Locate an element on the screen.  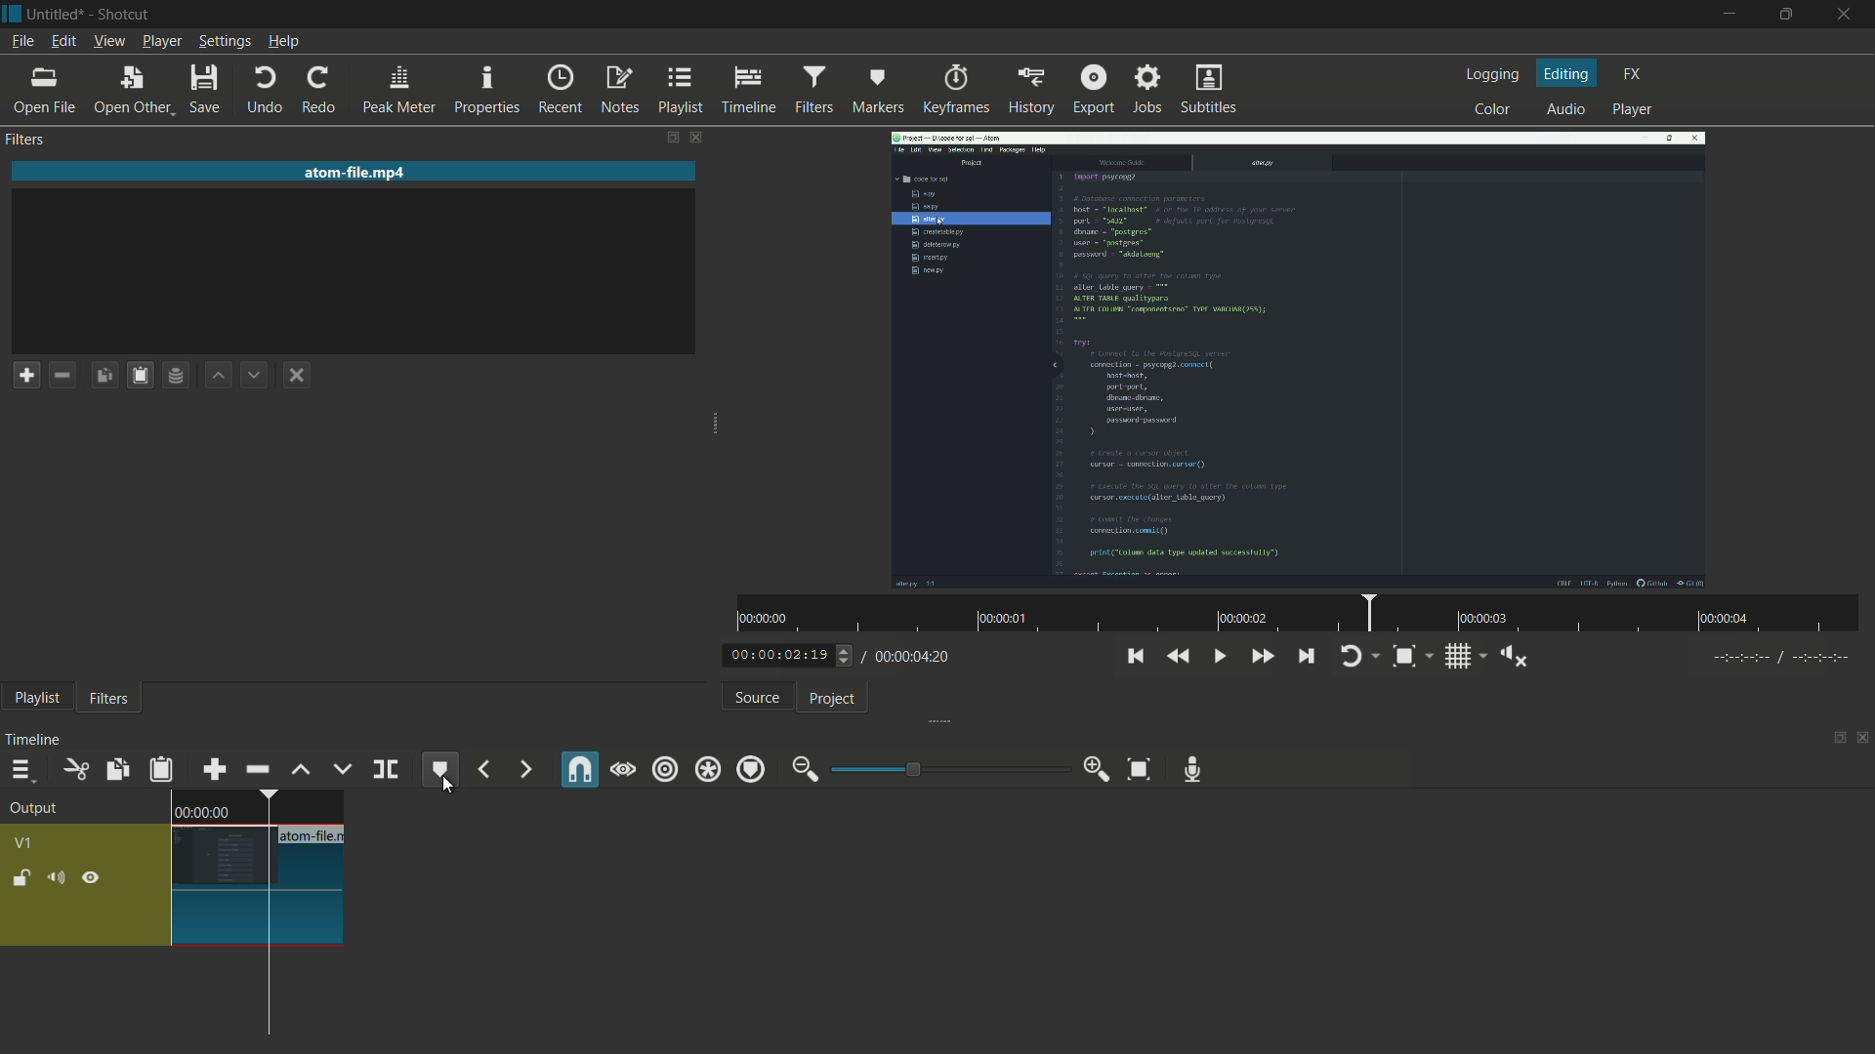
ripple all tracks is located at coordinates (707, 770).